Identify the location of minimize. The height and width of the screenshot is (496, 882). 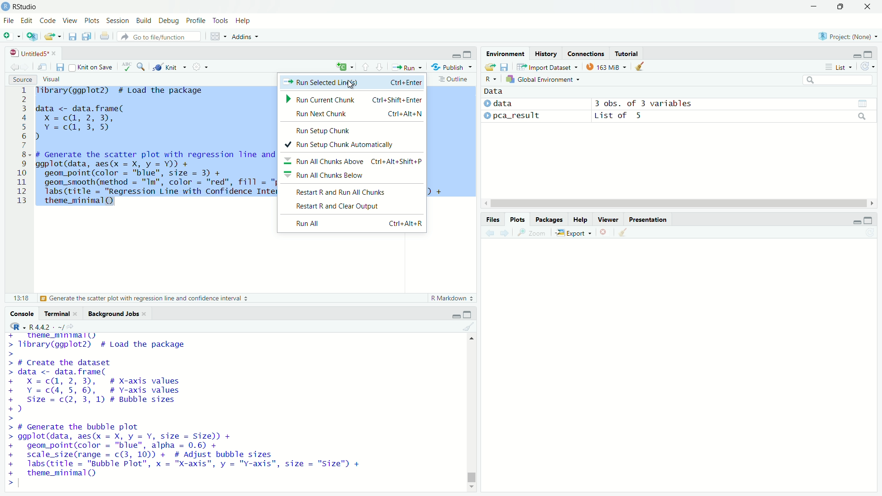
(855, 220).